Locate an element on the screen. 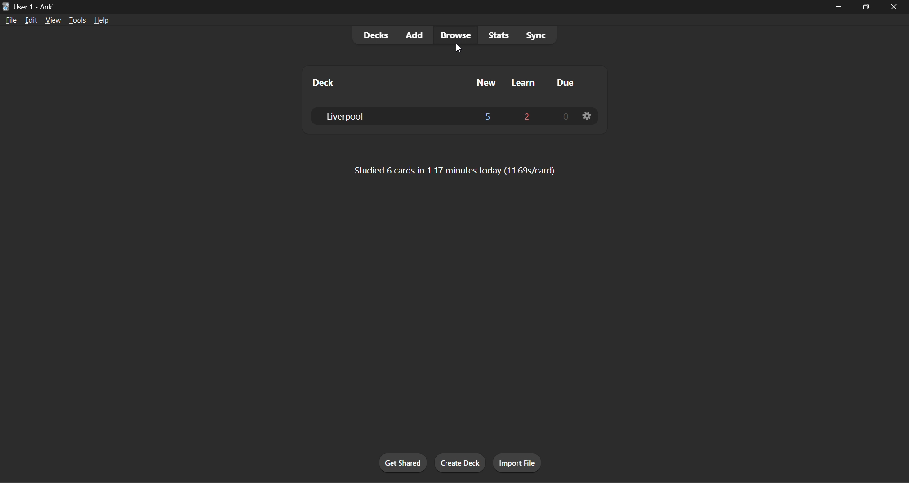 This screenshot has height=483, width=909. deck settings is located at coordinates (588, 117).